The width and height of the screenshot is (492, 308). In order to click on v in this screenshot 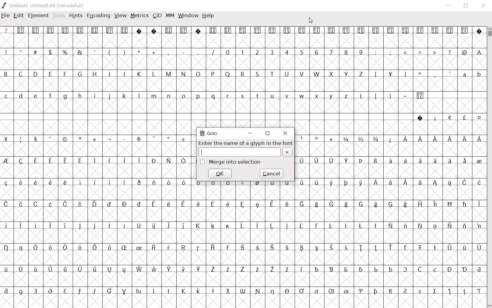, I will do `click(287, 96)`.